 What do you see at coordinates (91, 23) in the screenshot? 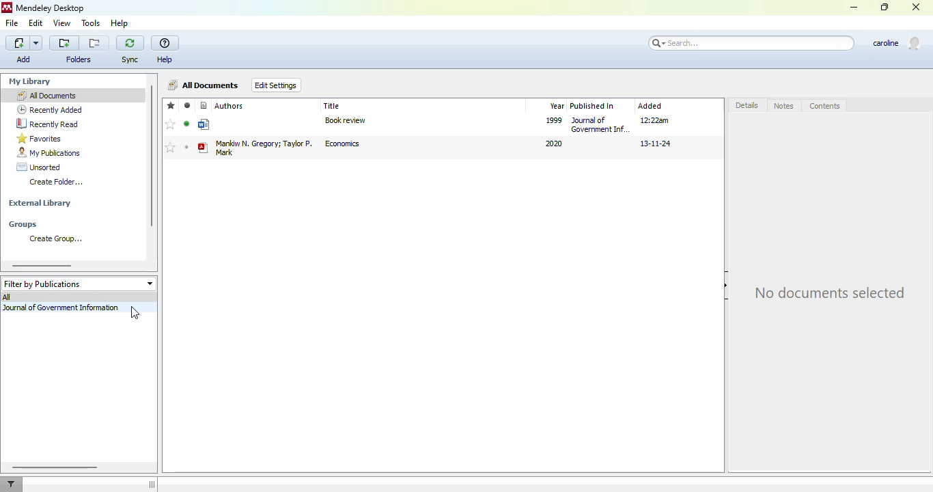
I see `tools` at bounding box center [91, 23].